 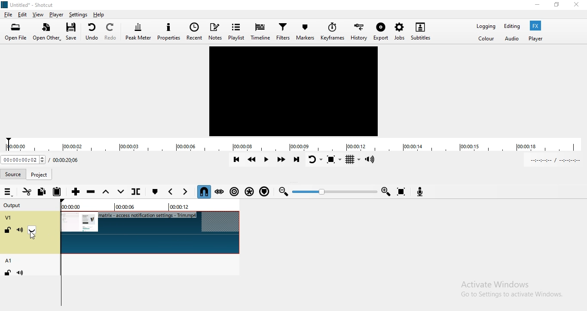 What do you see at coordinates (265, 192) in the screenshot?
I see `Ripple markers` at bounding box center [265, 192].